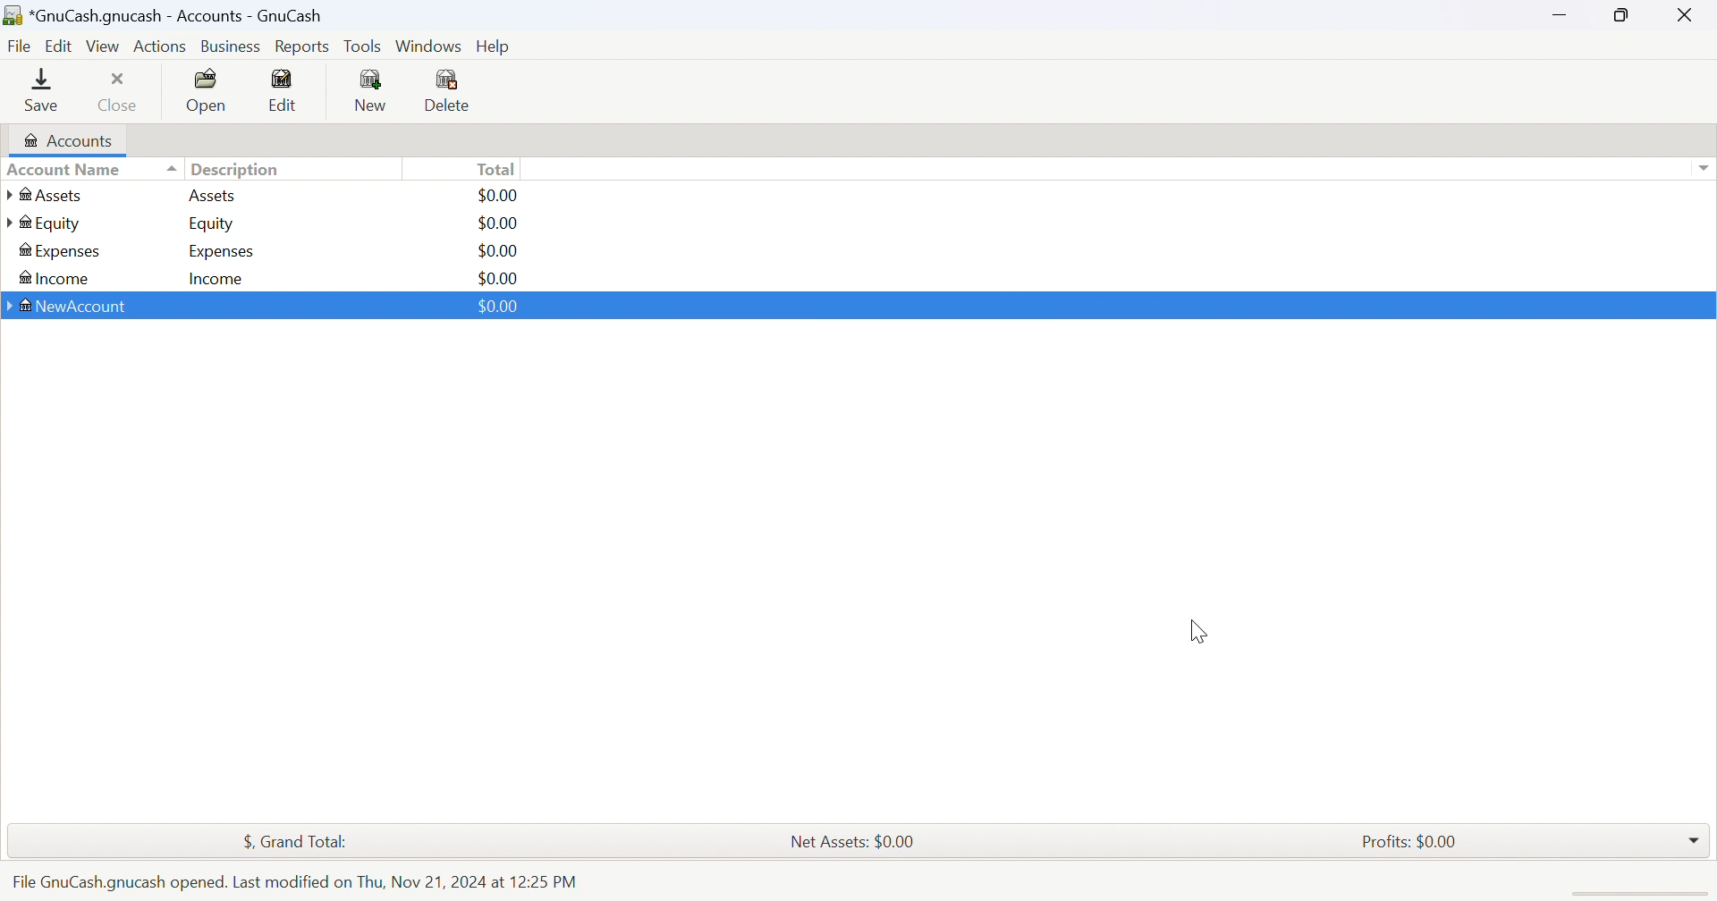  Describe the element at coordinates (222, 252) in the screenshot. I see `Expenses` at that location.